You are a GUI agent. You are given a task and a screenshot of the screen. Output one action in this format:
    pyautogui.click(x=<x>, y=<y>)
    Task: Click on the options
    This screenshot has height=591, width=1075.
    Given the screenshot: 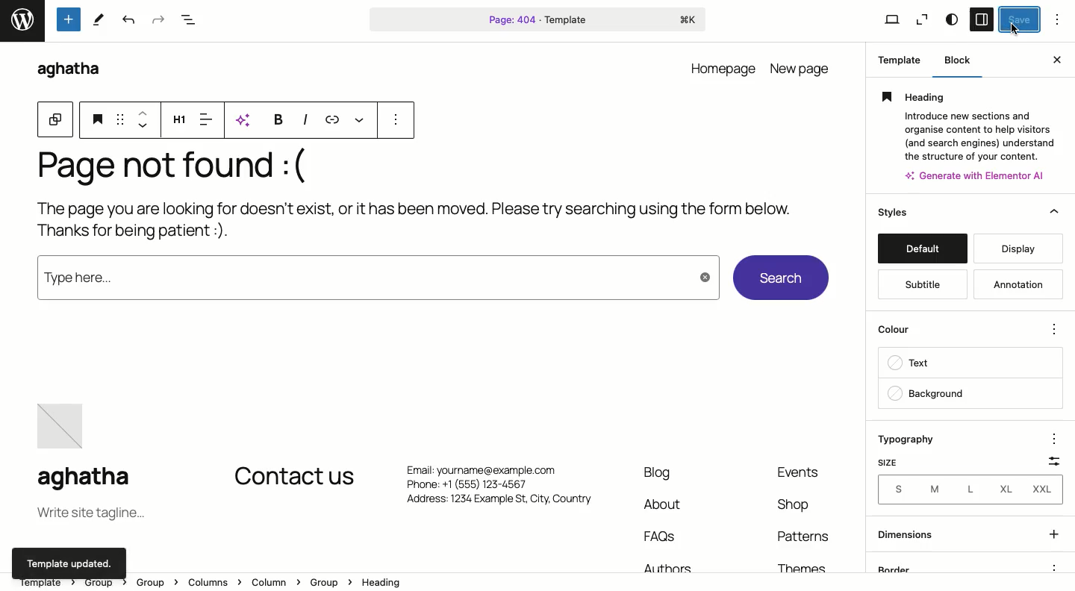 What is the action you would take?
    pyautogui.click(x=1052, y=439)
    